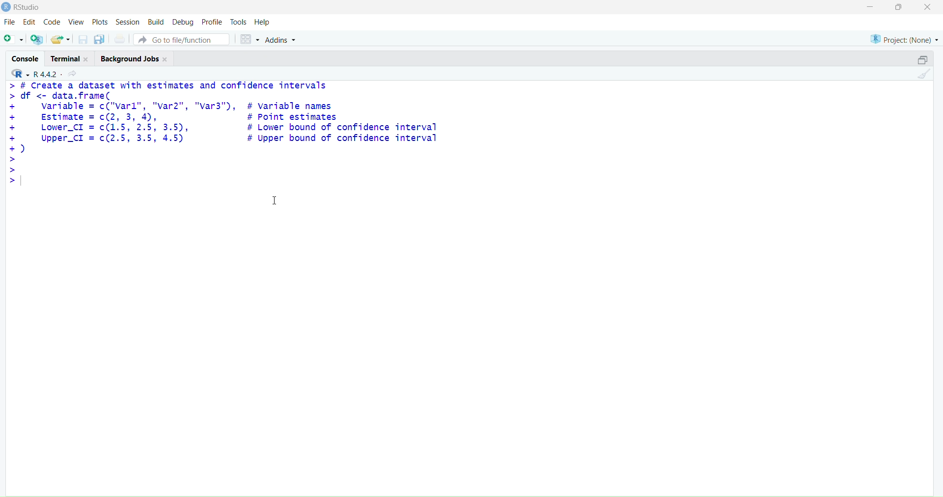 Image resolution: width=943 pixels, height=497 pixels. What do you see at coordinates (249, 40) in the screenshot?
I see `workspace panes` at bounding box center [249, 40].